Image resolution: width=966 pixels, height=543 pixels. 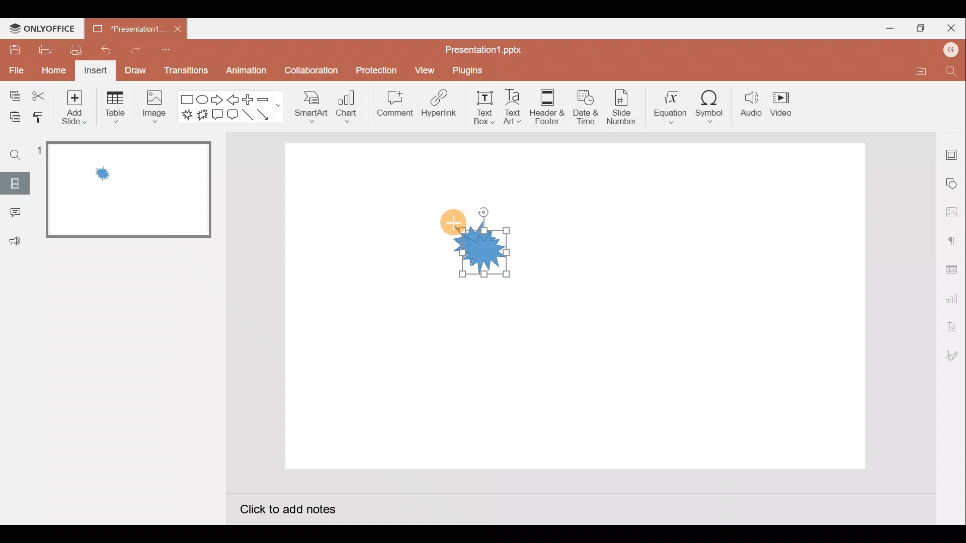 I want to click on Redo, so click(x=132, y=50).